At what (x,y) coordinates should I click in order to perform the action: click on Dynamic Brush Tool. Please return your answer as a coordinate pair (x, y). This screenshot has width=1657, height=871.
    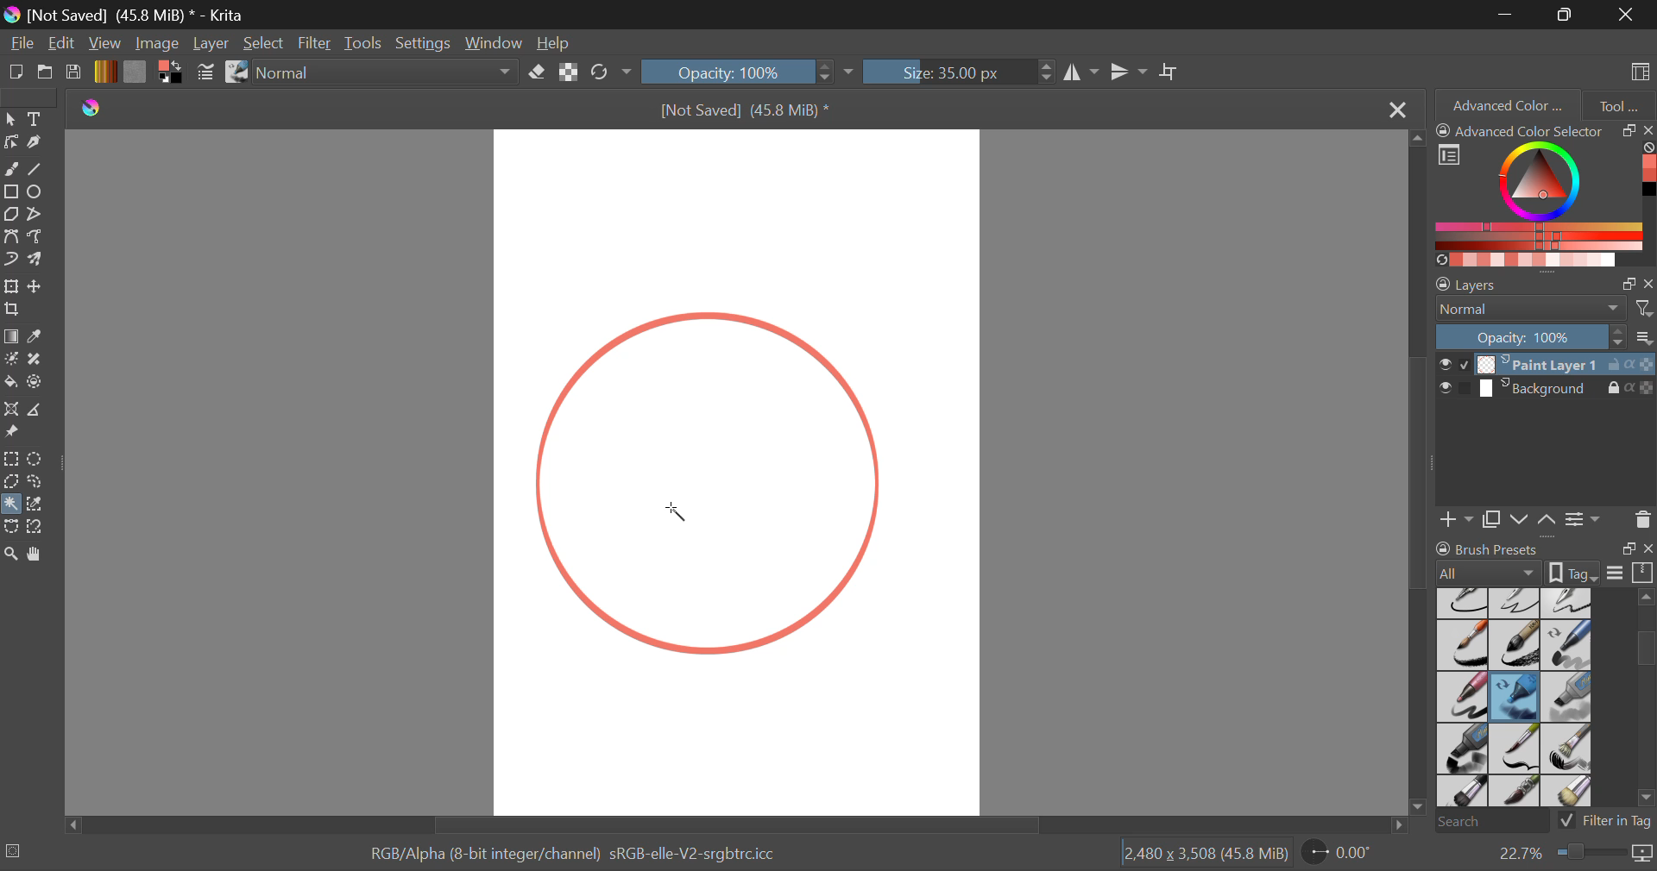
    Looking at the image, I should click on (10, 260).